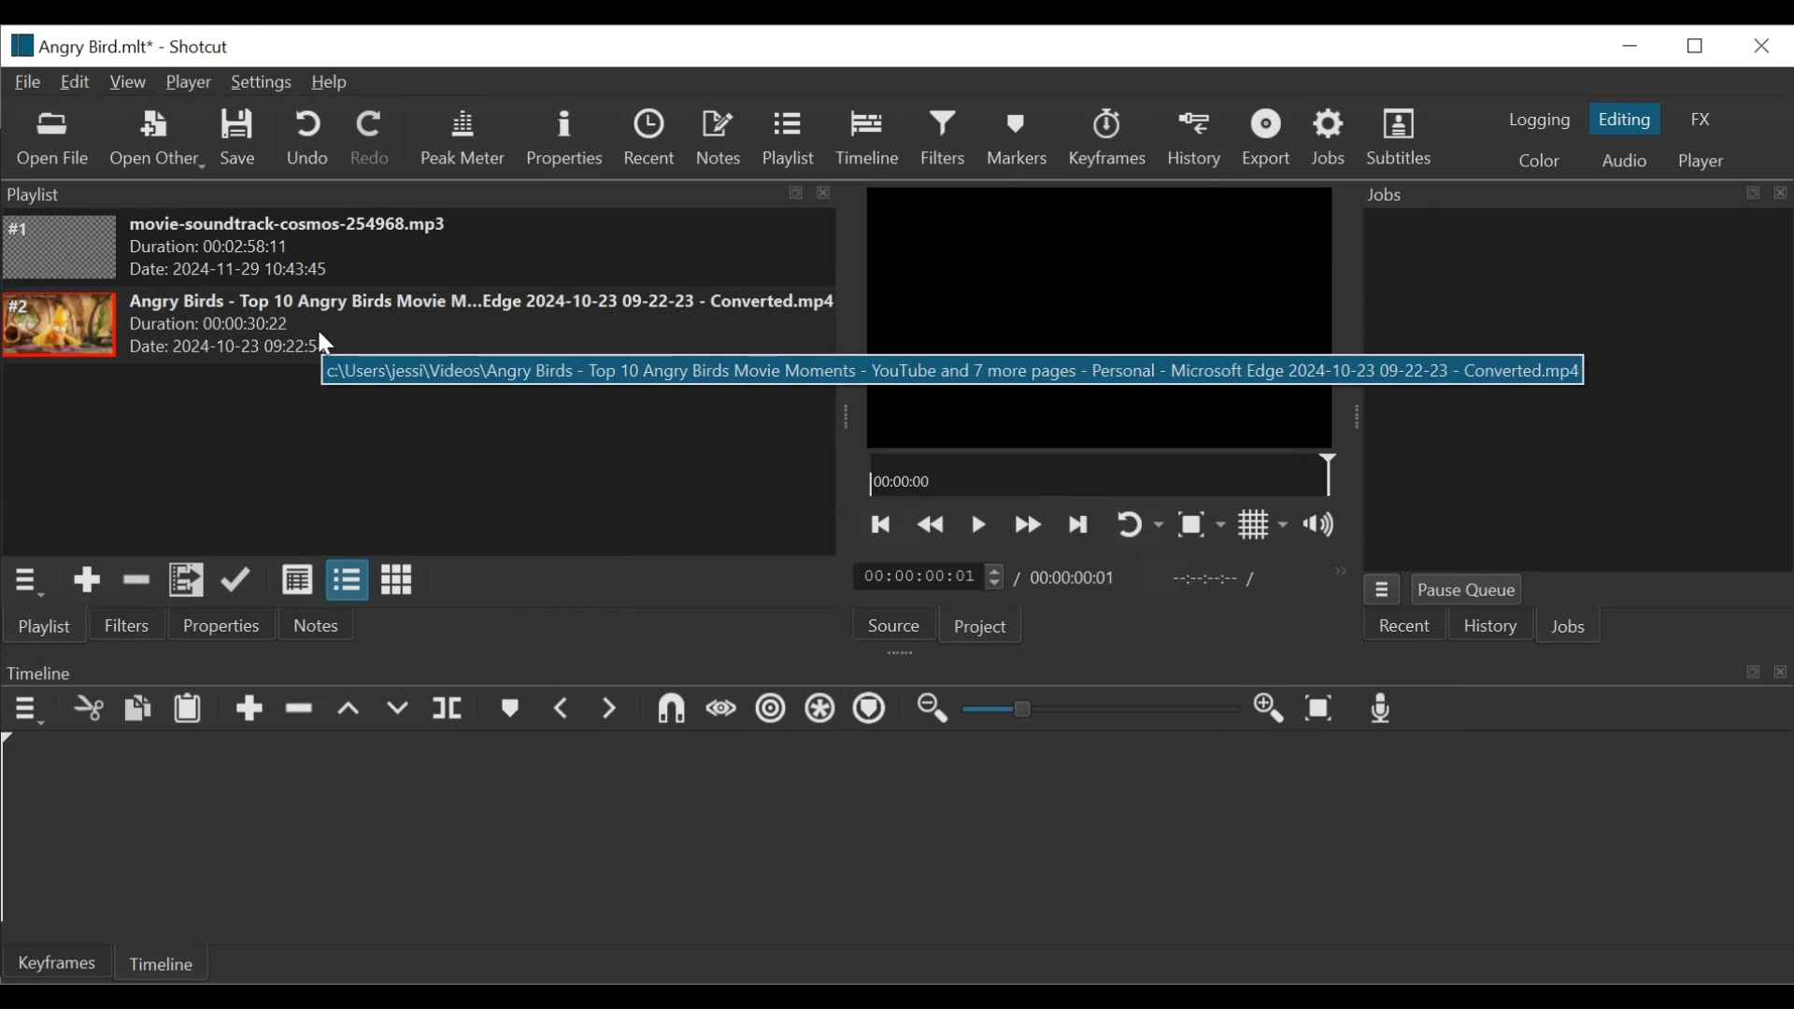 This screenshot has height=1009, width=1794. What do you see at coordinates (719, 710) in the screenshot?
I see `Scrub while dragging` at bounding box center [719, 710].